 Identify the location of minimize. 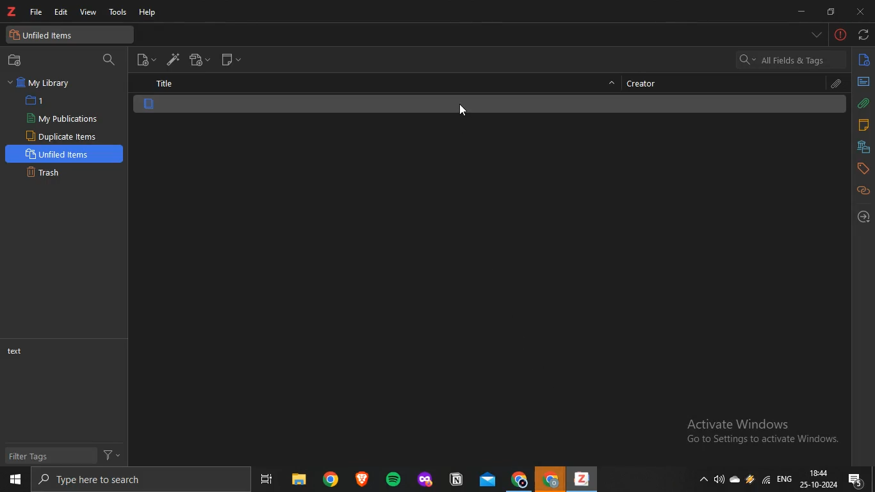
(801, 12).